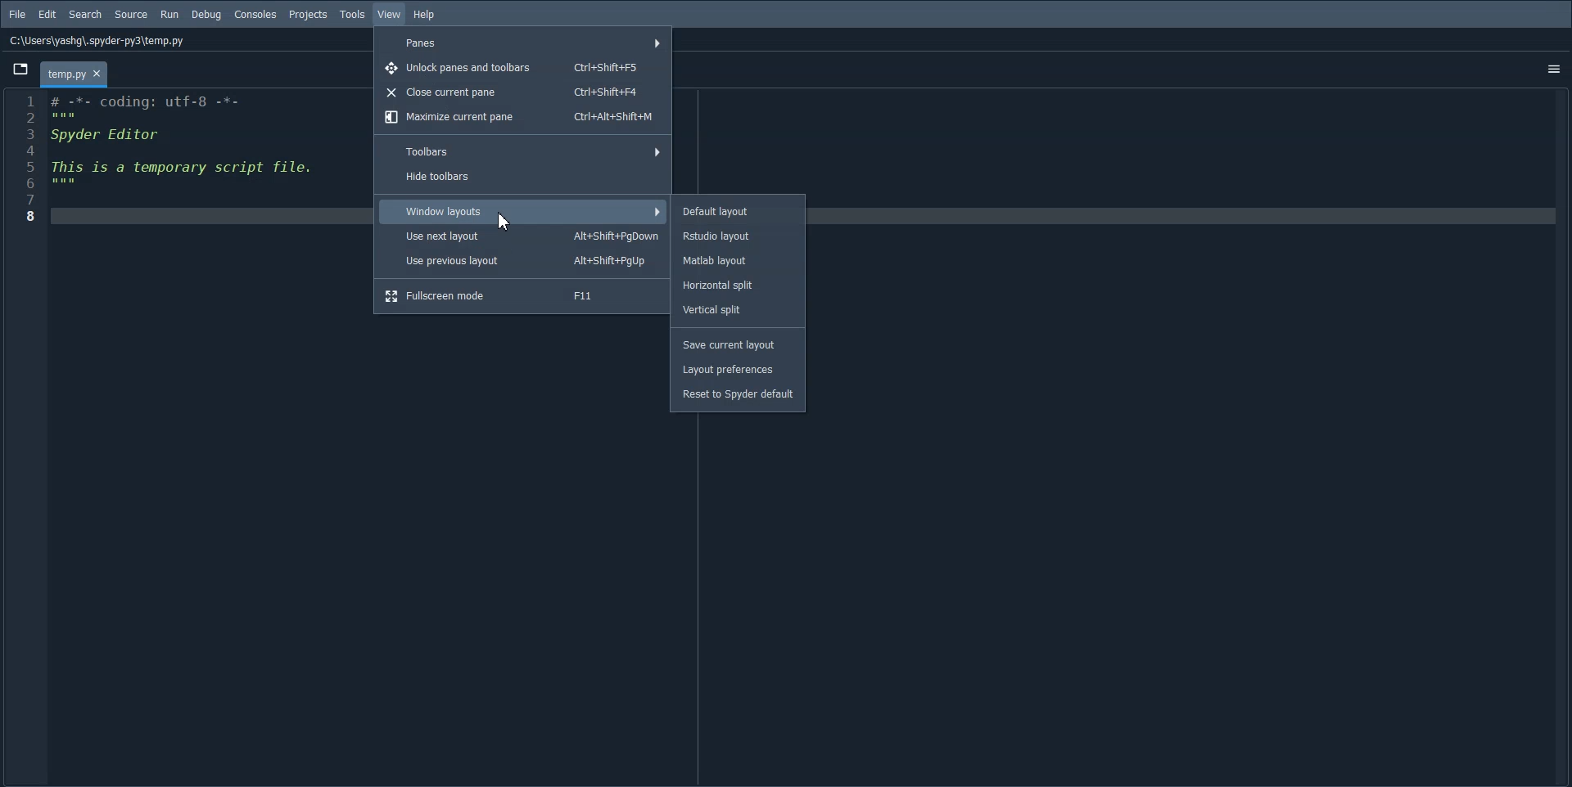 The width and height of the screenshot is (1572, 787). I want to click on Rstudio layout, so click(739, 235).